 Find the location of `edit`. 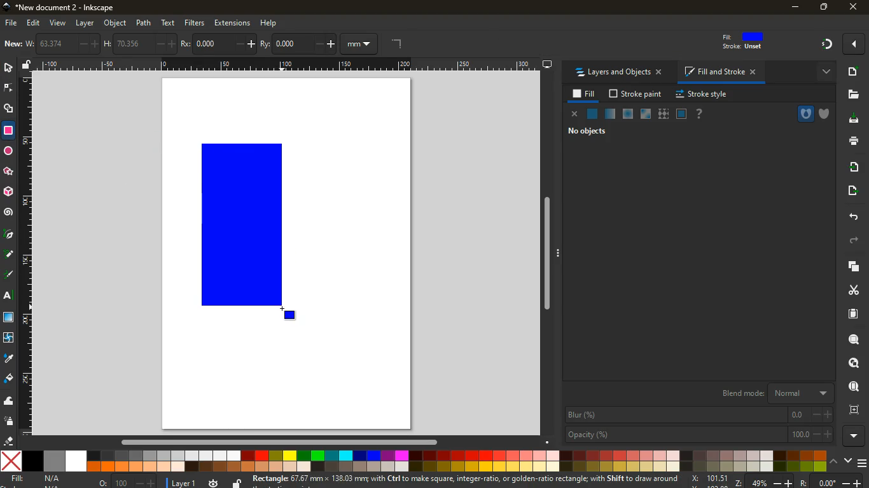

edit is located at coordinates (35, 24).